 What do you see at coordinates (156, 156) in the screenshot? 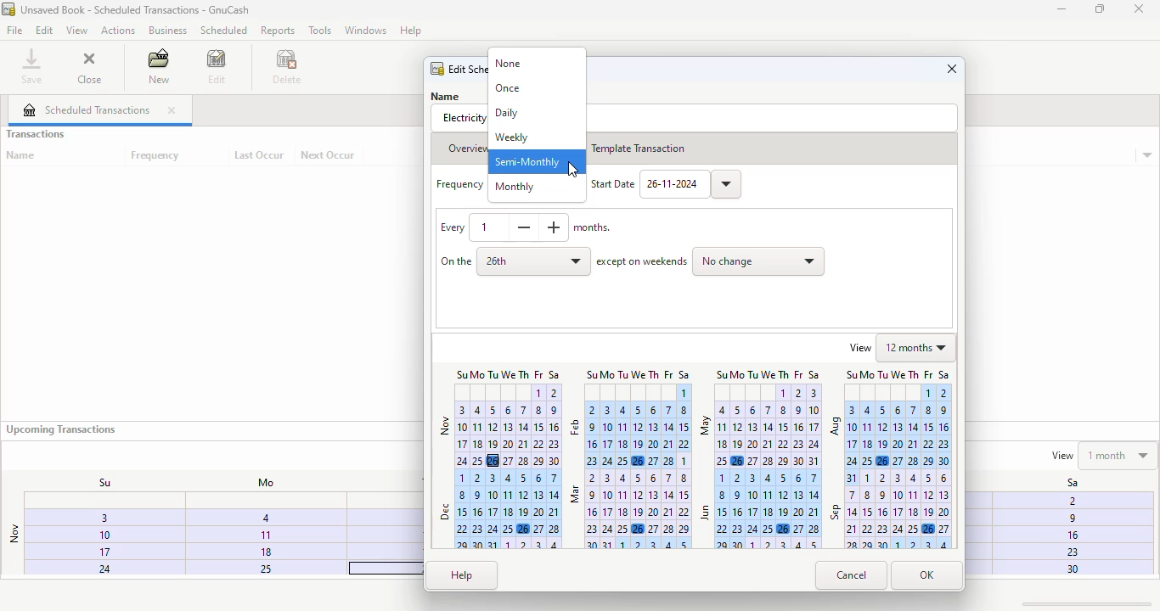
I see `frequency` at bounding box center [156, 156].